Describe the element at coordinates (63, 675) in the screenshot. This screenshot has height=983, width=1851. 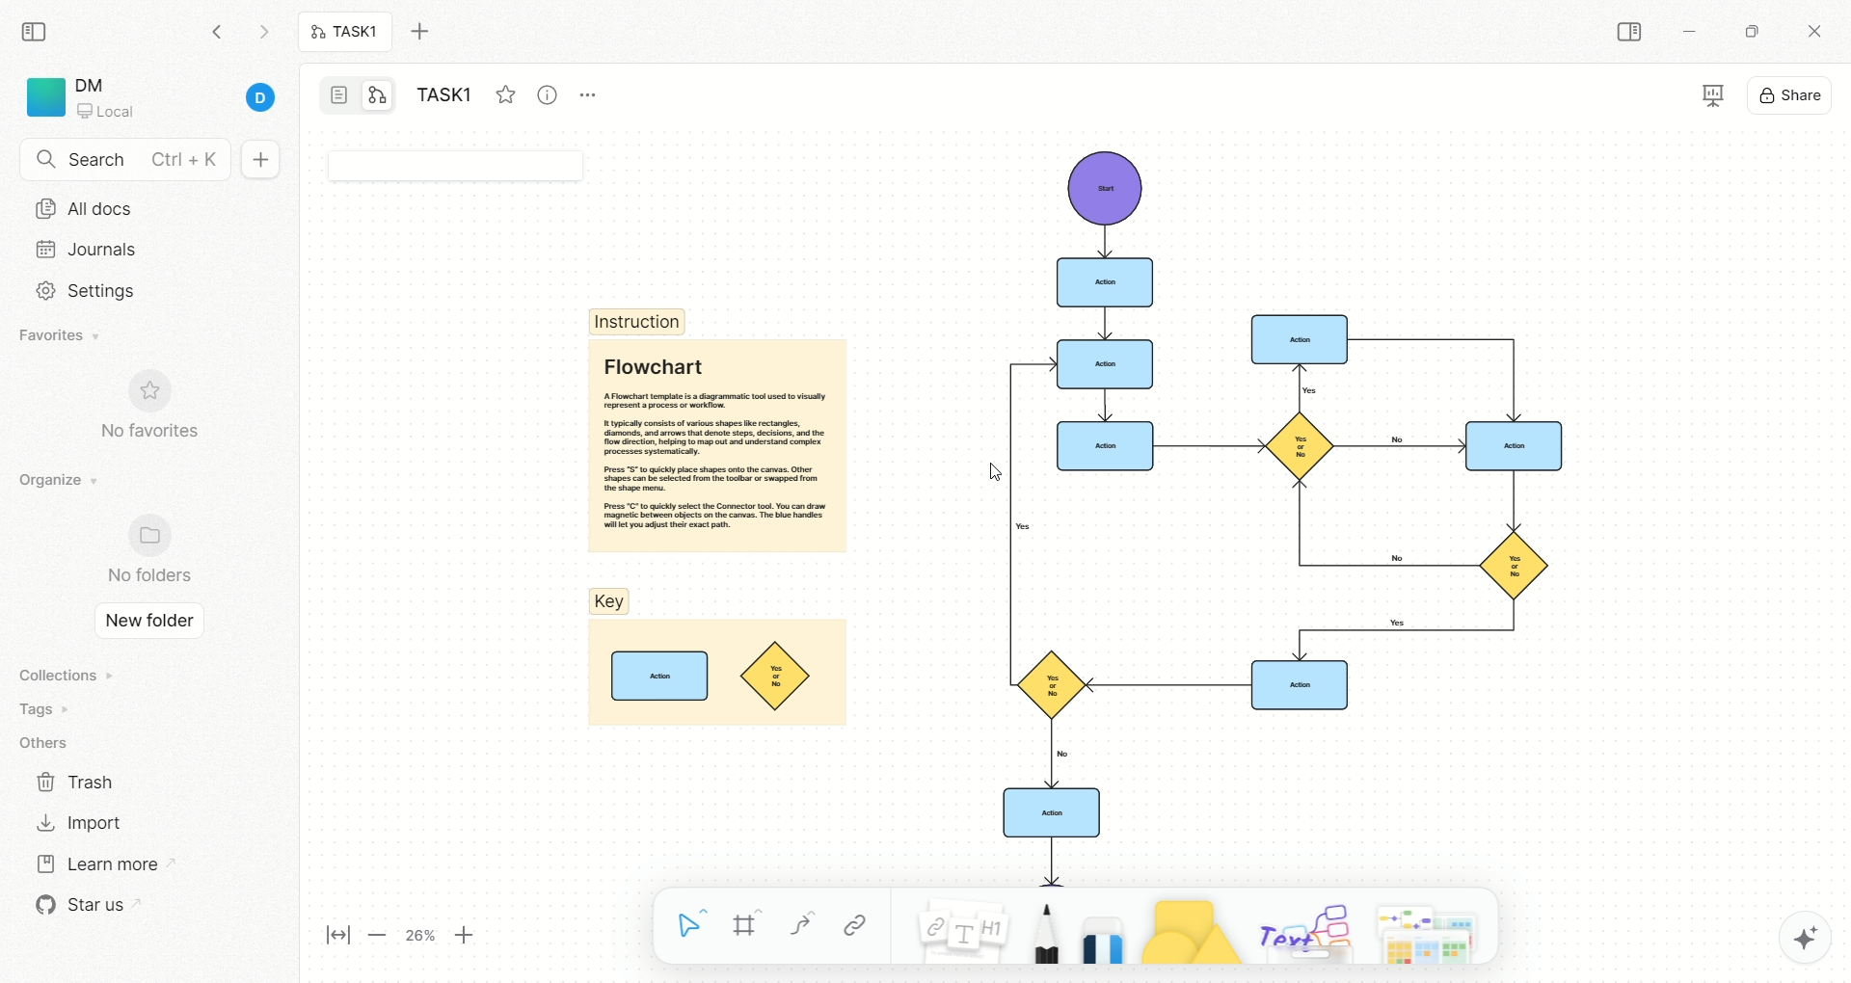
I see `collections` at that location.